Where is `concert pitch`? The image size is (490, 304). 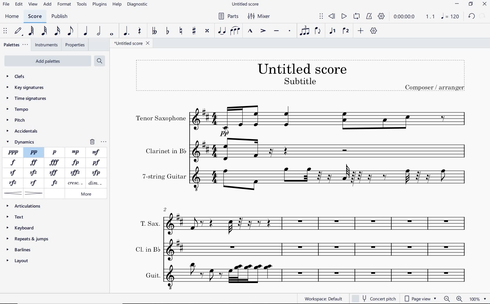
concert pitch is located at coordinates (374, 298).